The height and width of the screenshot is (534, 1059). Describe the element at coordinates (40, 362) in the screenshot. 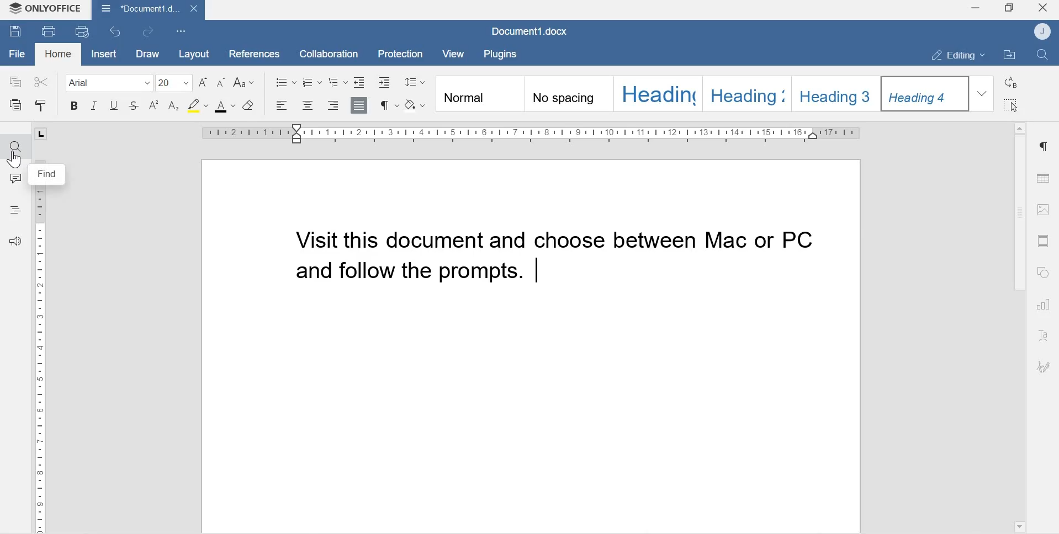

I see `Scale` at that location.